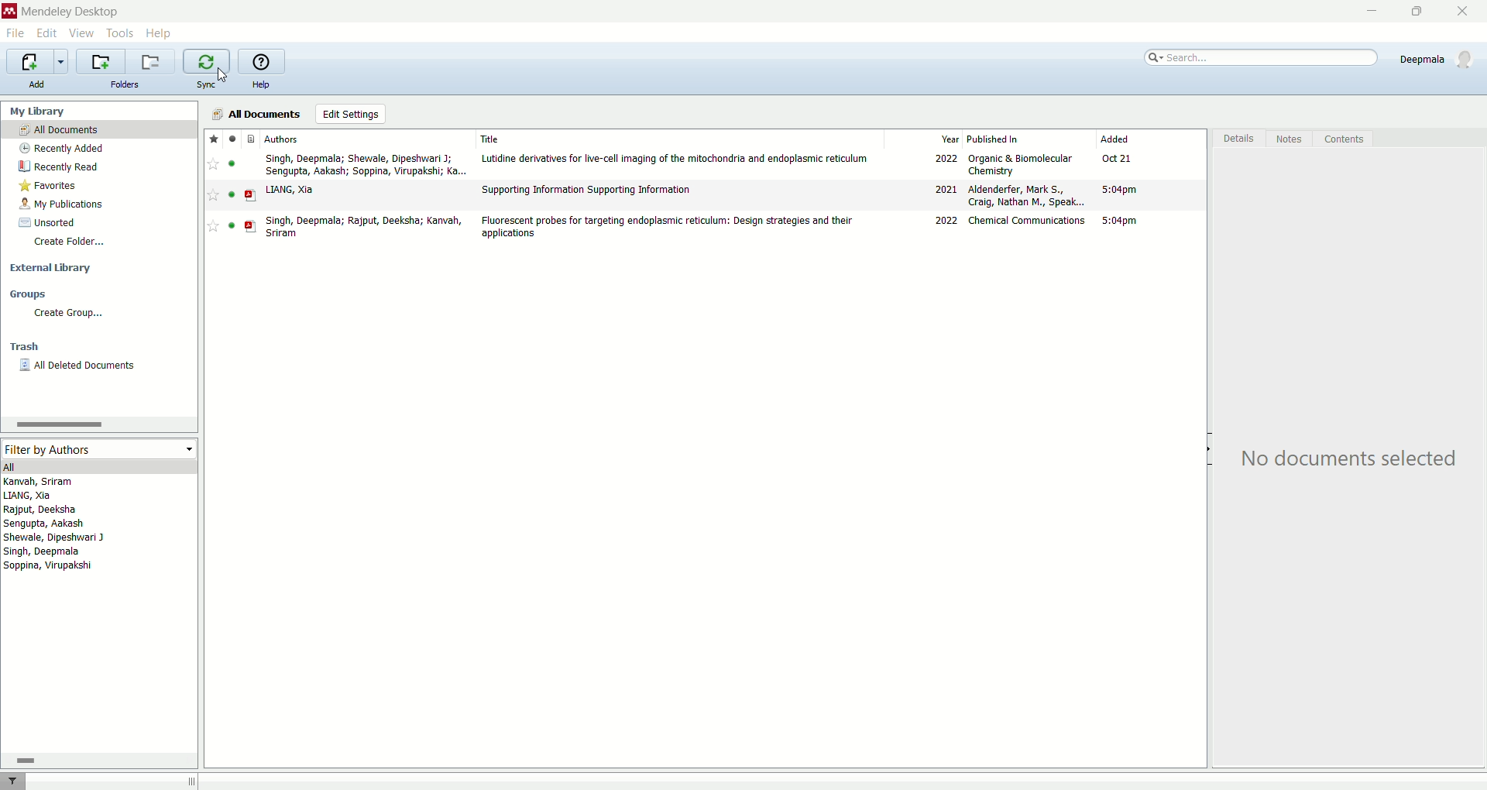  I want to click on Add to favorite, so click(213, 163).